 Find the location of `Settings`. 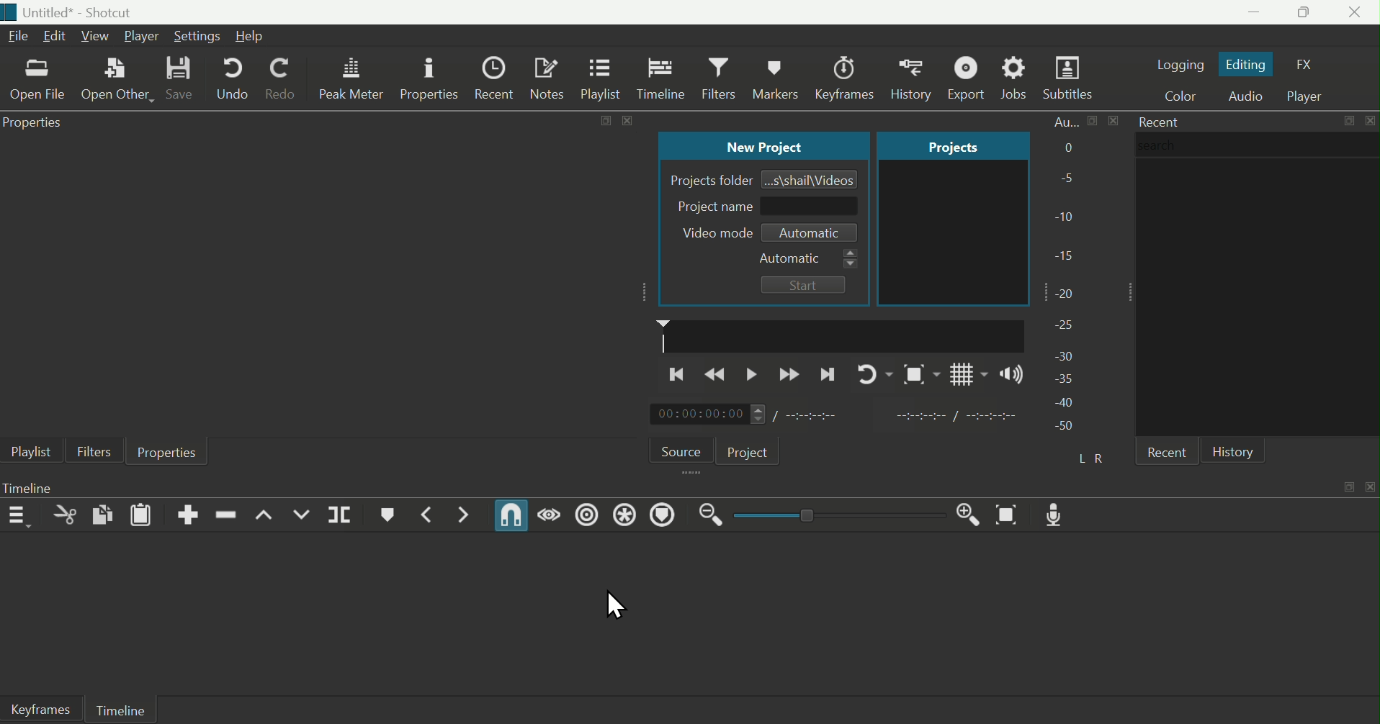

Settings is located at coordinates (197, 36).